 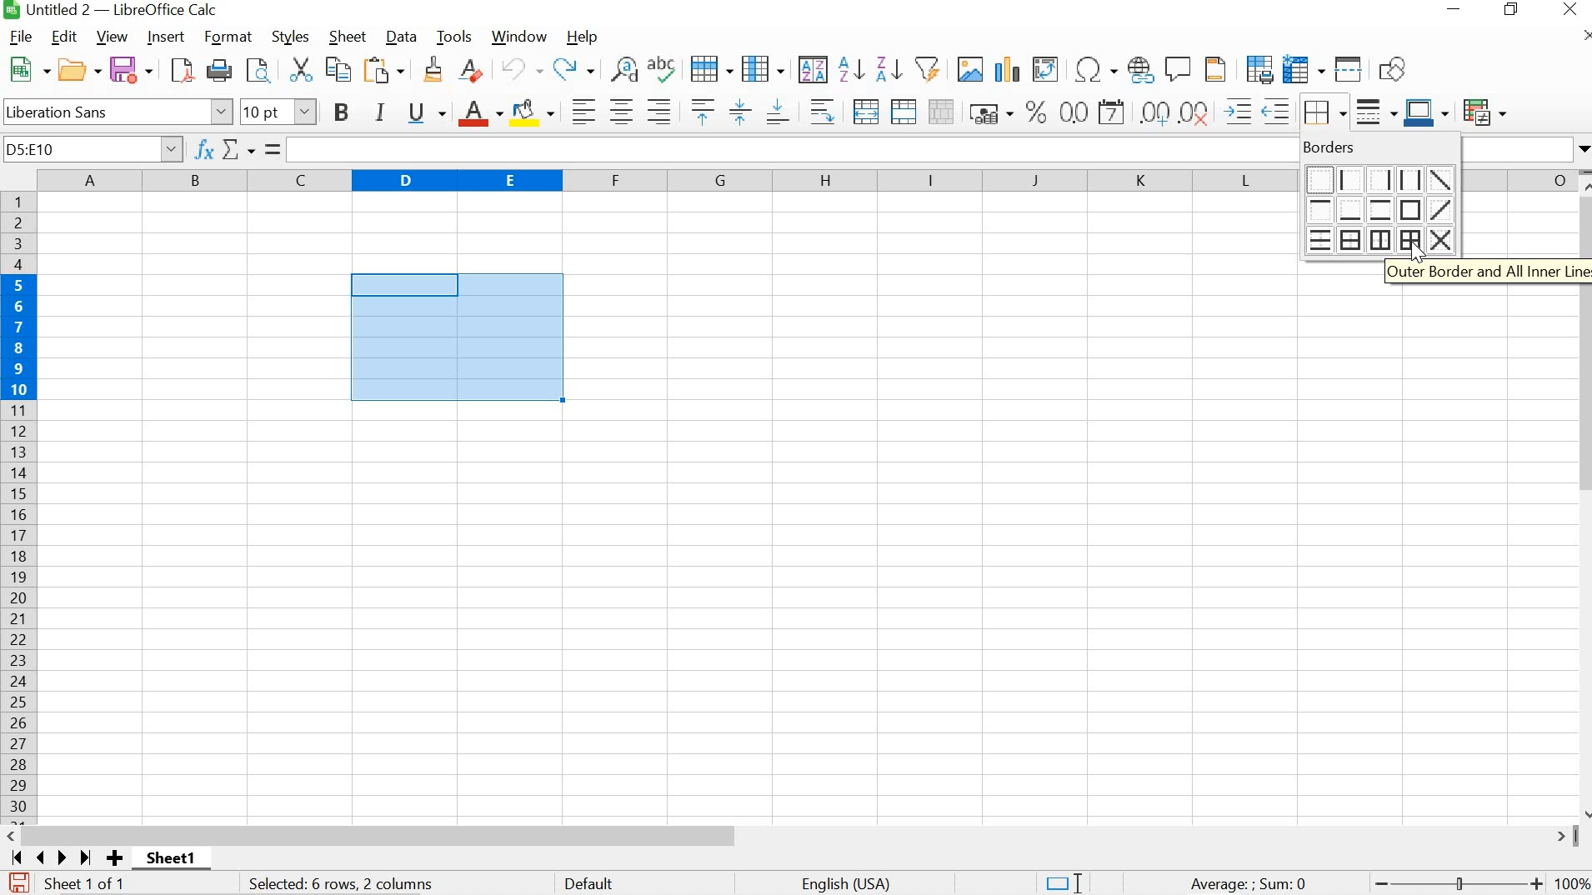 I want to click on FORMAT AS DATE, so click(x=1114, y=111).